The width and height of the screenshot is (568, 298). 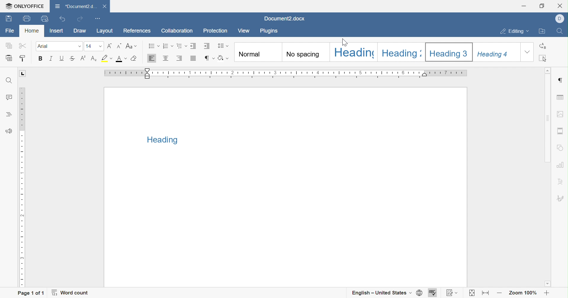 I want to click on Cut, so click(x=21, y=46).